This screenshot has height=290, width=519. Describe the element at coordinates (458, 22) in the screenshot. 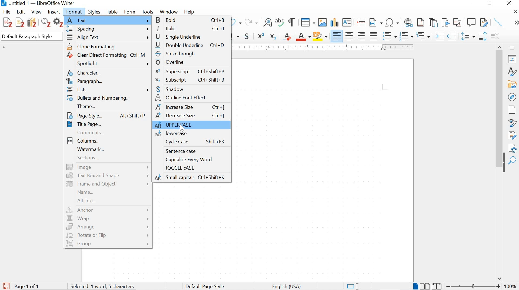

I see `insert cross-reference` at that location.